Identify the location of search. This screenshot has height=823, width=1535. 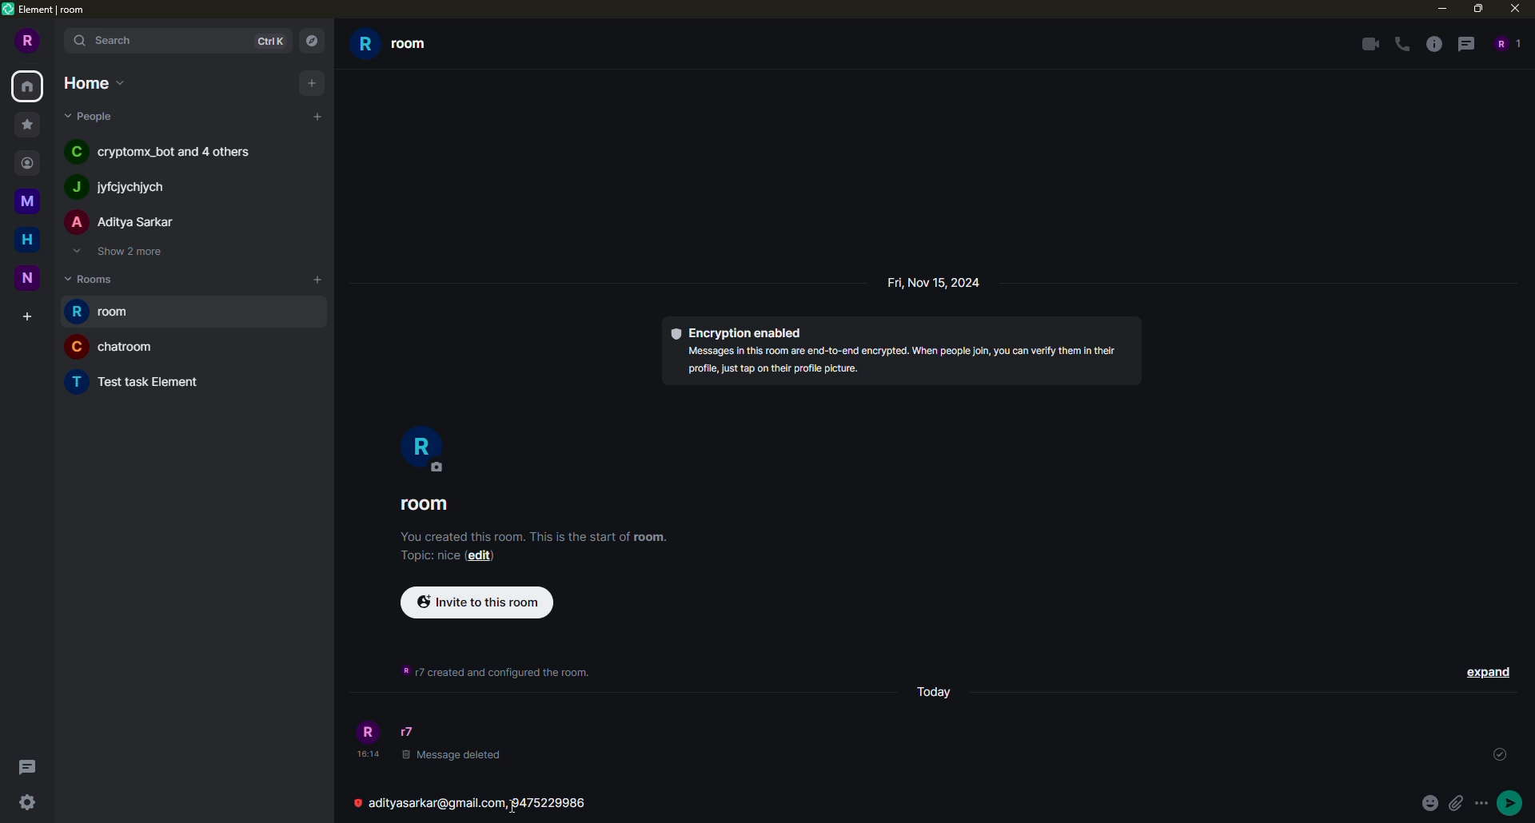
(109, 41).